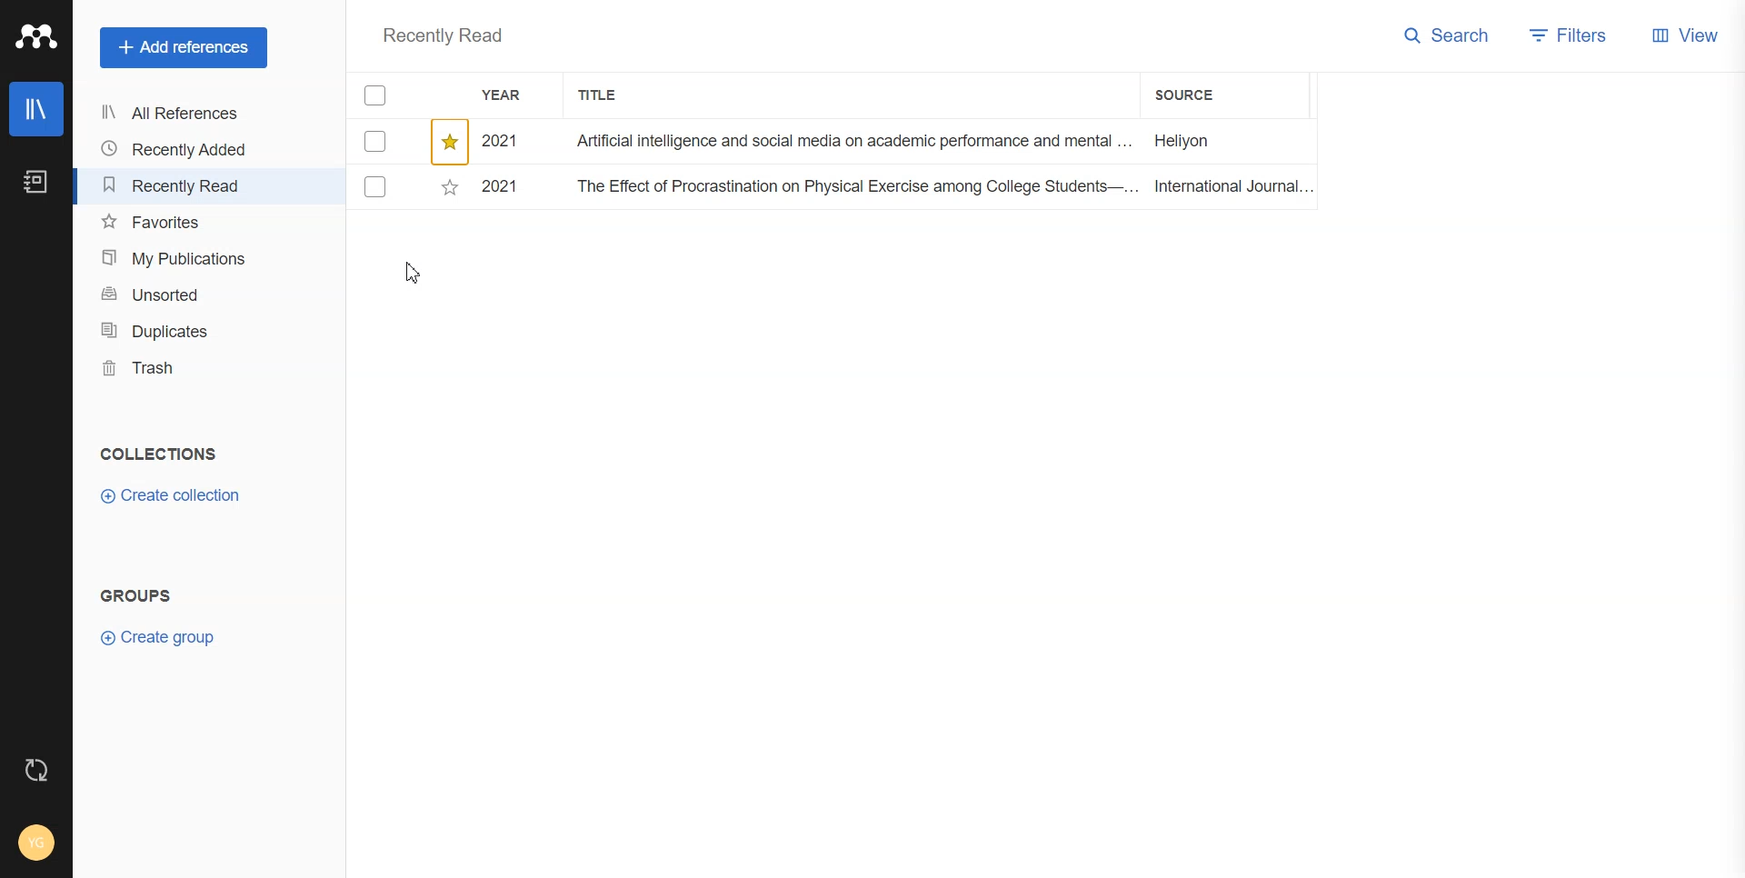 The image size is (1745, 878). I want to click on My publication, so click(181, 257).